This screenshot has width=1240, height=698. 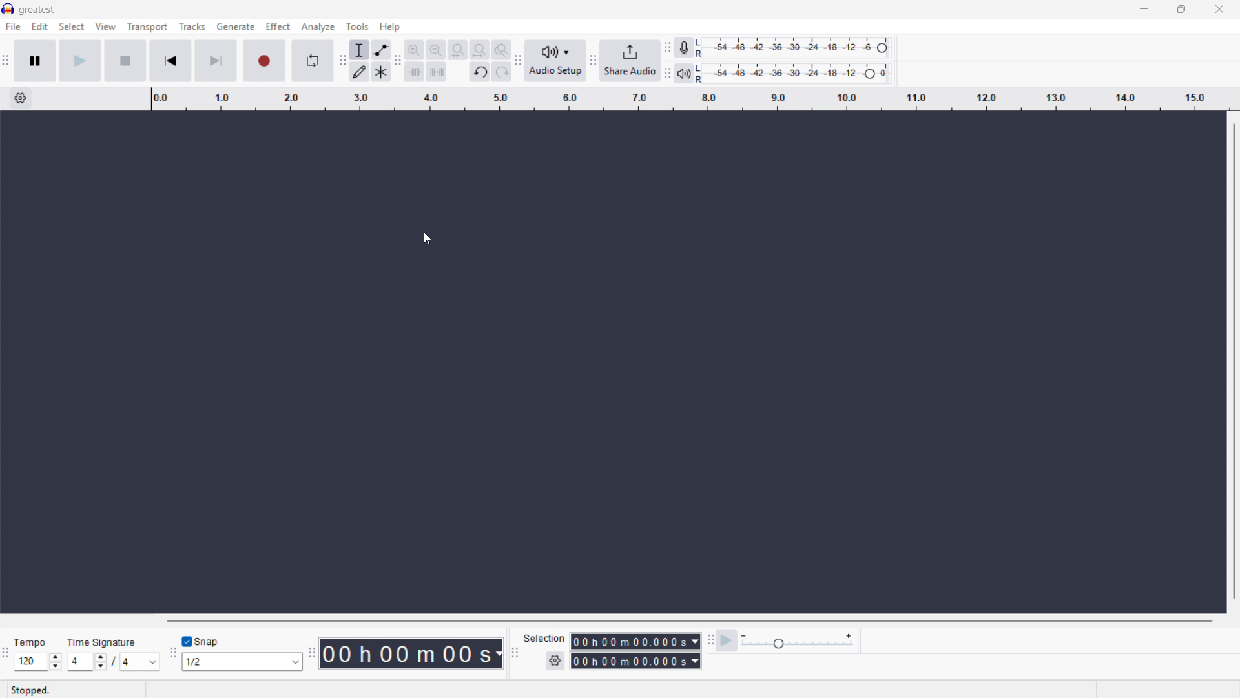 What do you see at coordinates (636, 662) in the screenshot?
I see `Selection end time ` at bounding box center [636, 662].